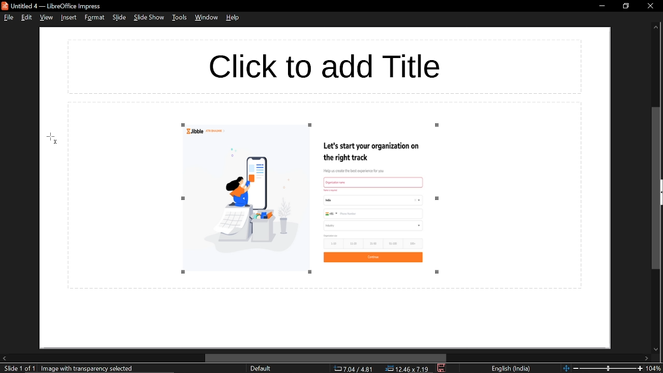 Image resolution: width=663 pixels, height=373 pixels. I want to click on cursor, so click(52, 137).